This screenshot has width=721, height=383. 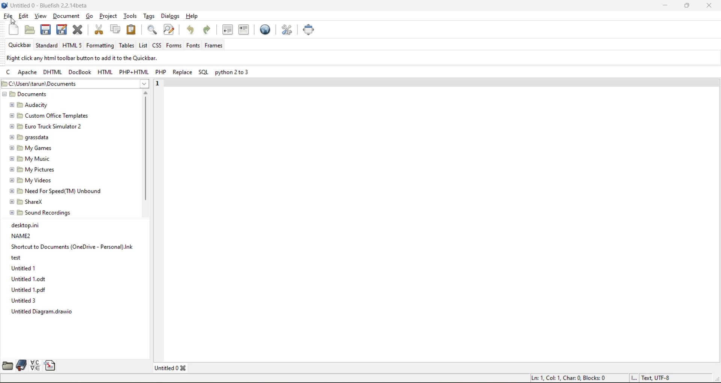 I want to click on Untitled Diagram.drawio, so click(x=44, y=311).